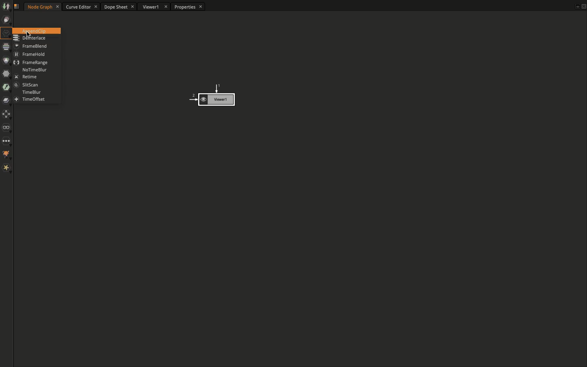 This screenshot has height=367, width=587. What do you see at coordinates (7, 88) in the screenshot?
I see `Keyer` at bounding box center [7, 88].